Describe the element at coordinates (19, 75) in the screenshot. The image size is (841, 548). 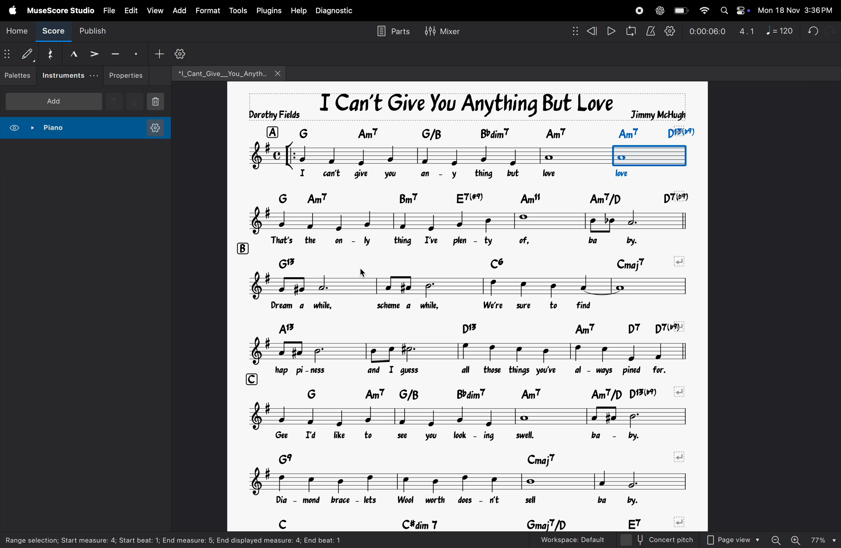
I see `palettes` at that location.